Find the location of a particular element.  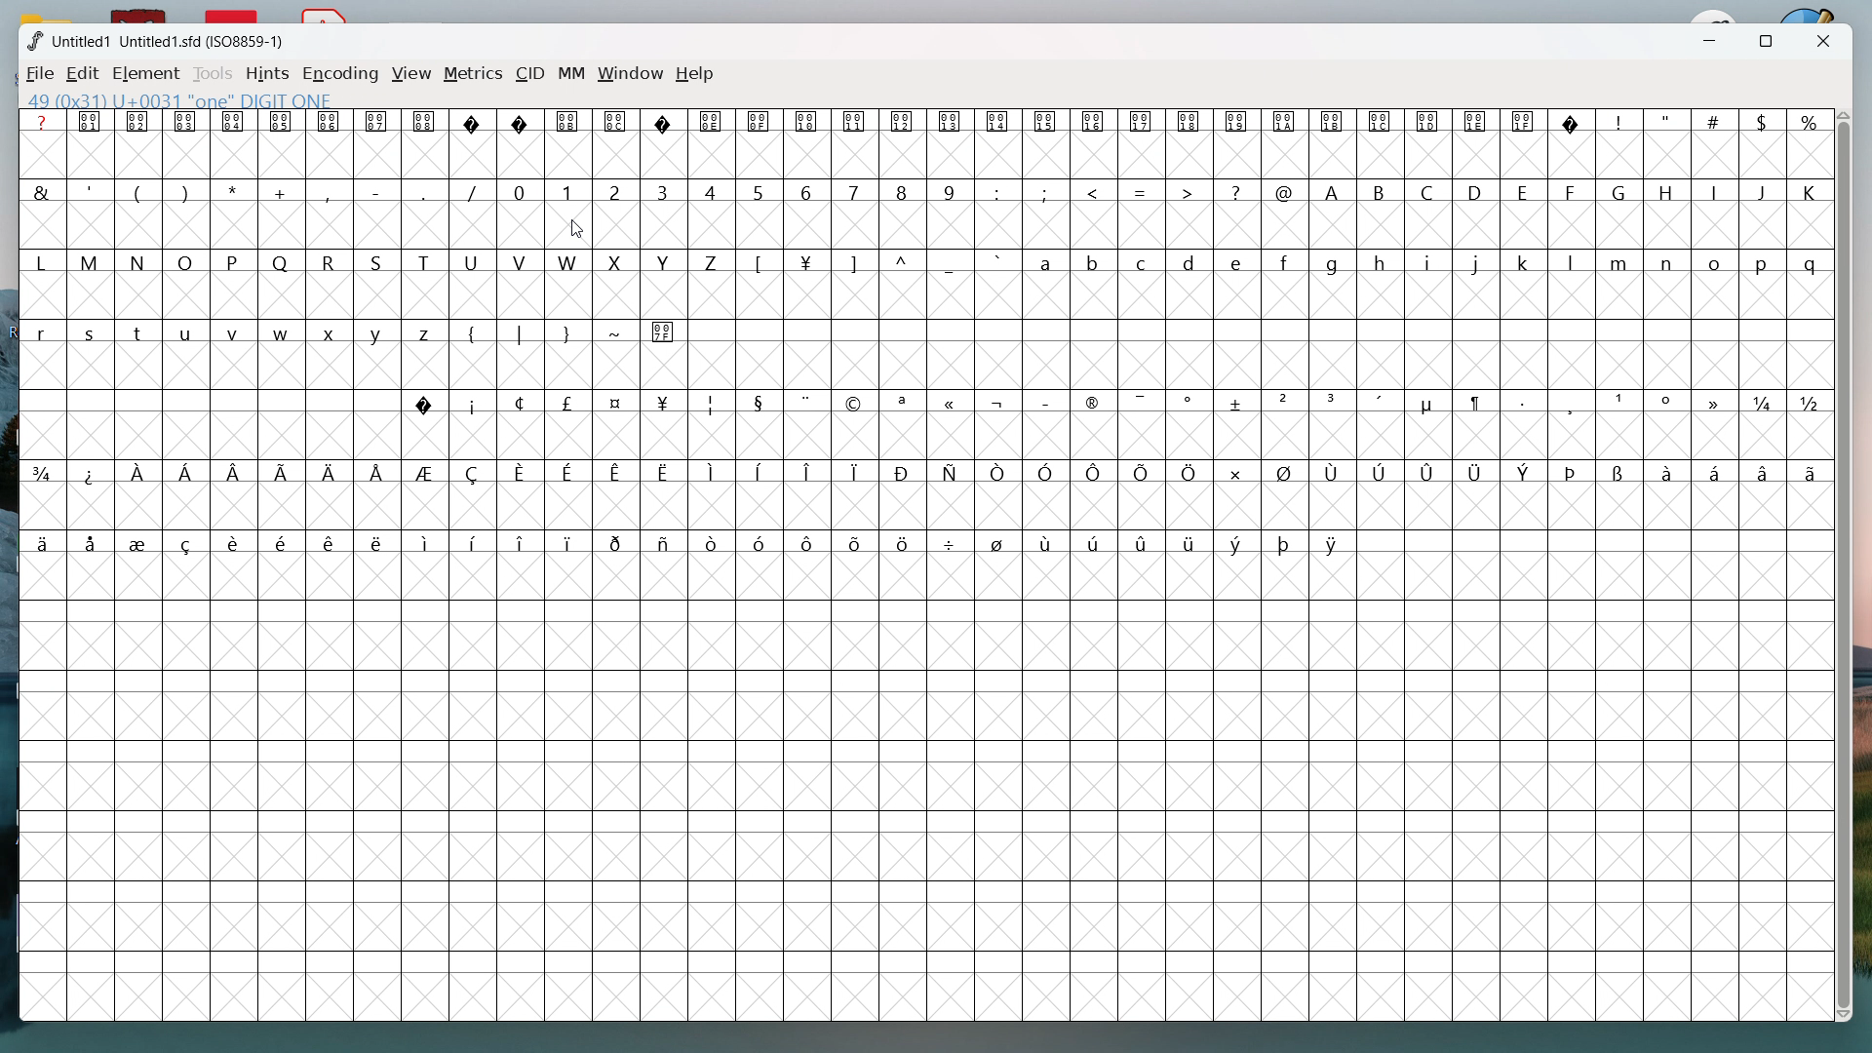

symbol is located at coordinates (1764, 472).